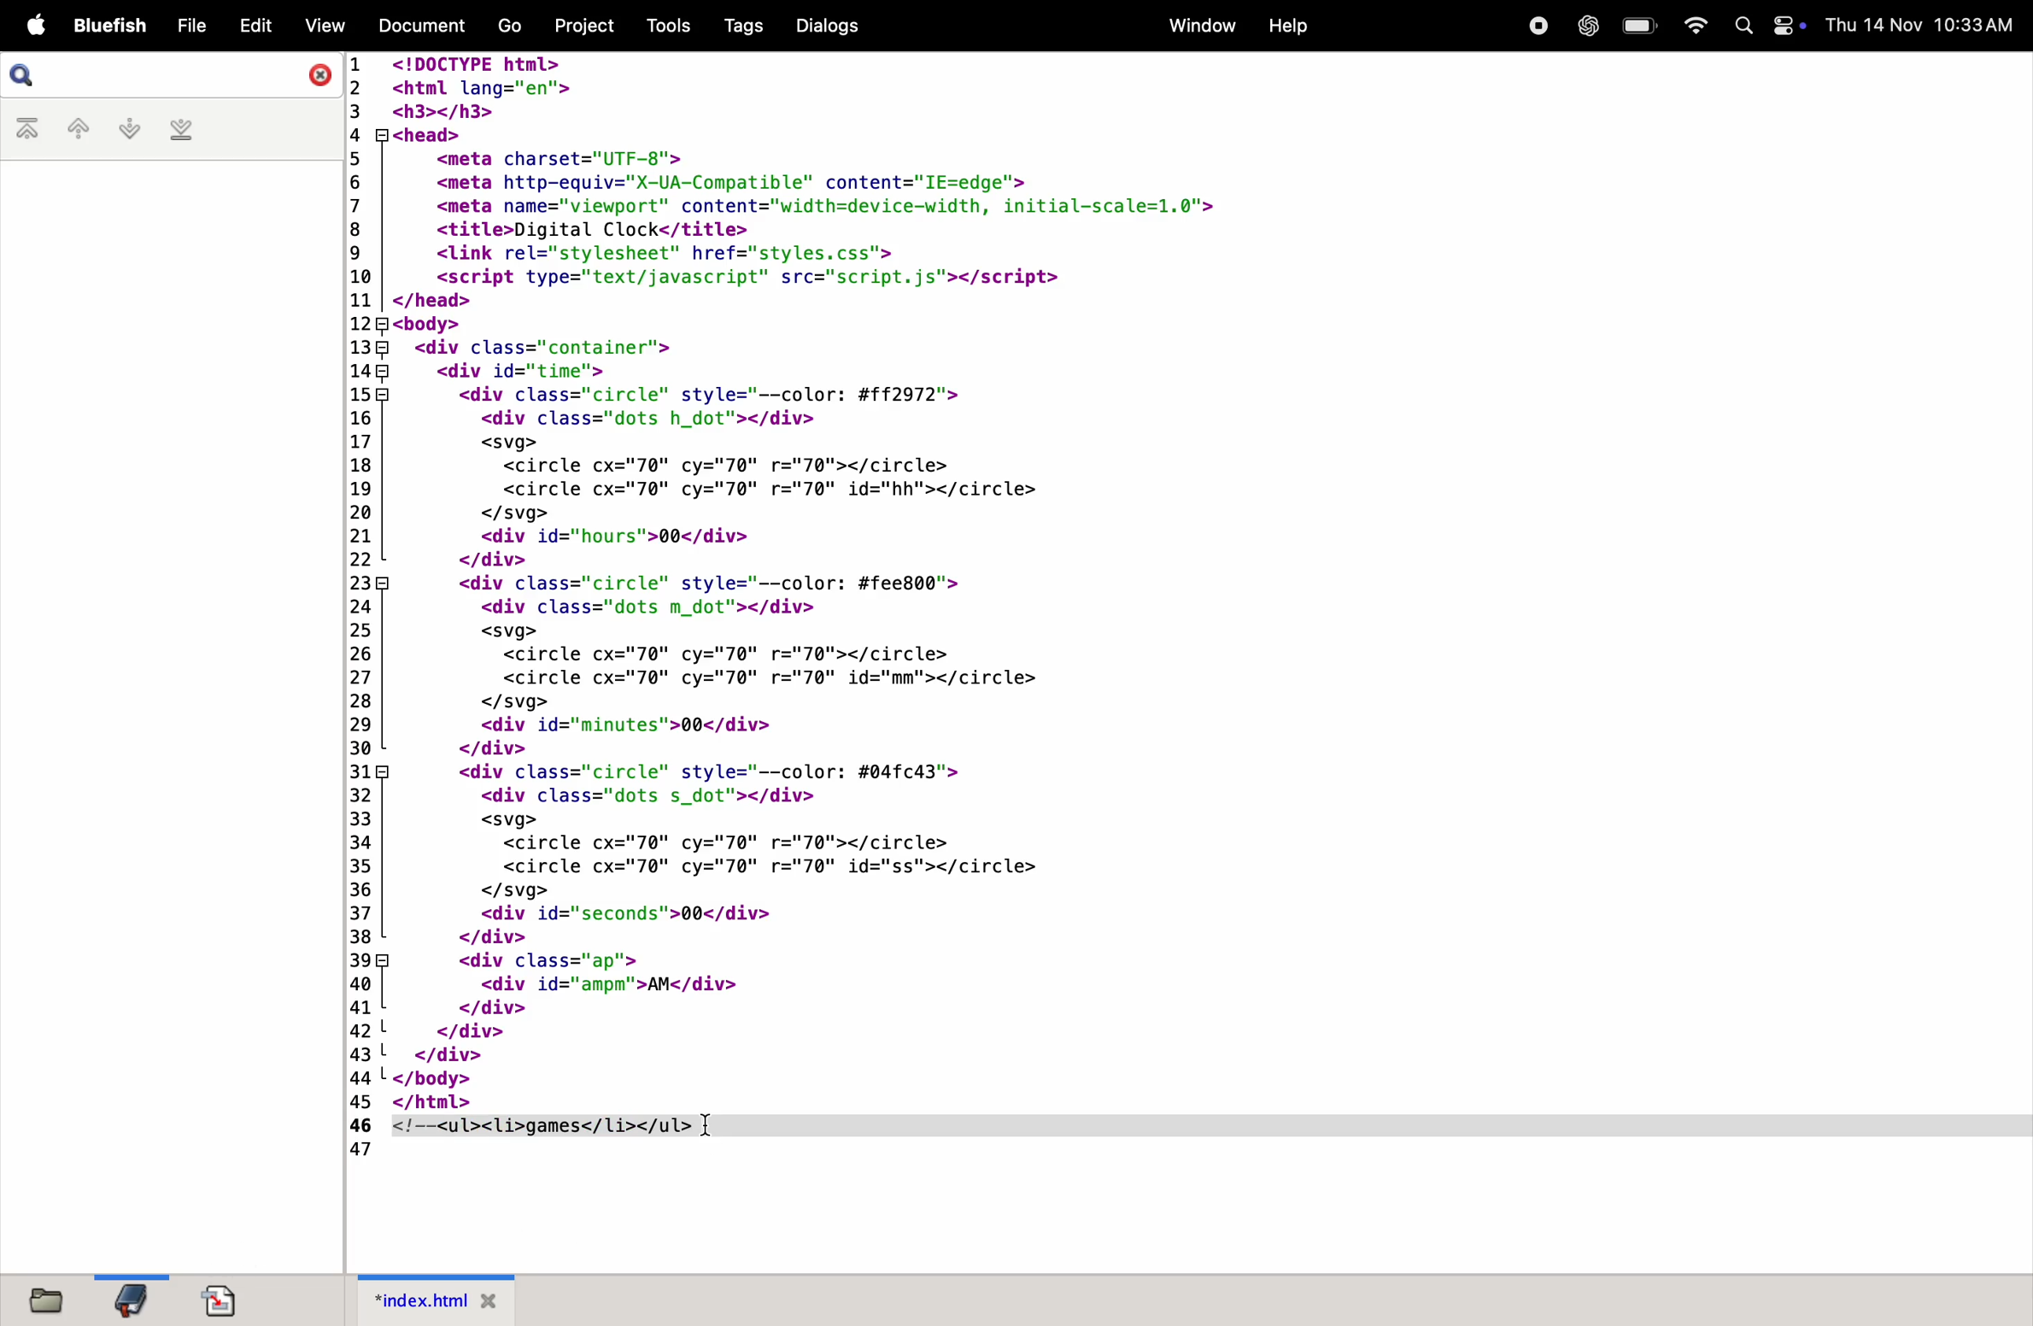 The width and height of the screenshot is (2033, 1326). What do you see at coordinates (1693, 24) in the screenshot?
I see `wifi` at bounding box center [1693, 24].